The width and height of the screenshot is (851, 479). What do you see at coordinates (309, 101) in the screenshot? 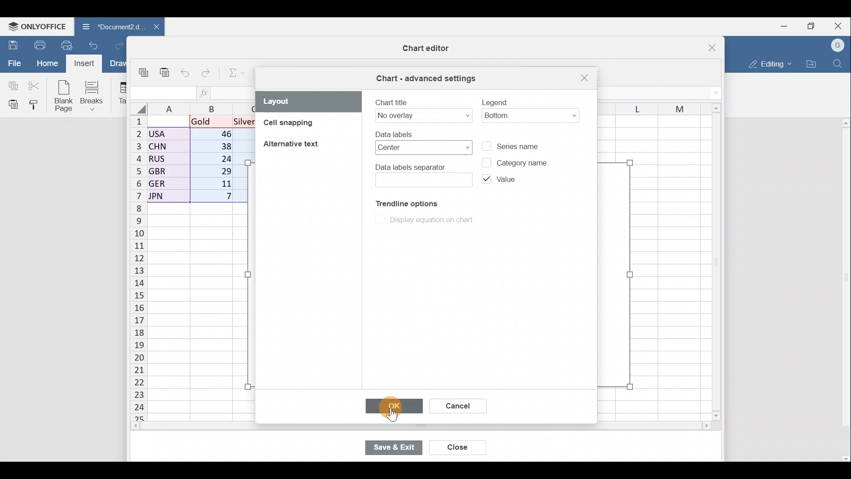
I see `Layout` at bounding box center [309, 101].